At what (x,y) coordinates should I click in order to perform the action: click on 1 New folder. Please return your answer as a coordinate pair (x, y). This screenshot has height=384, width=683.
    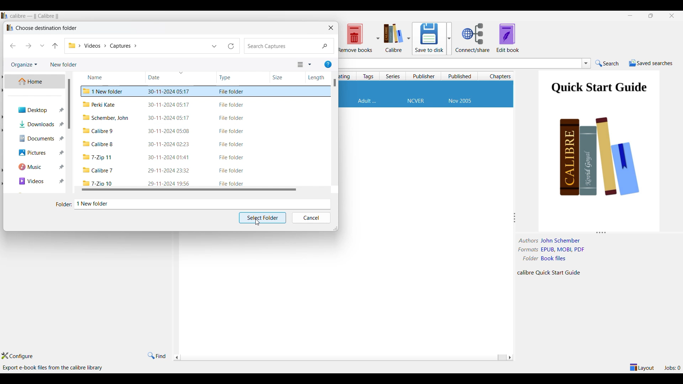
    Looking at the image, I should click on (105, 91).